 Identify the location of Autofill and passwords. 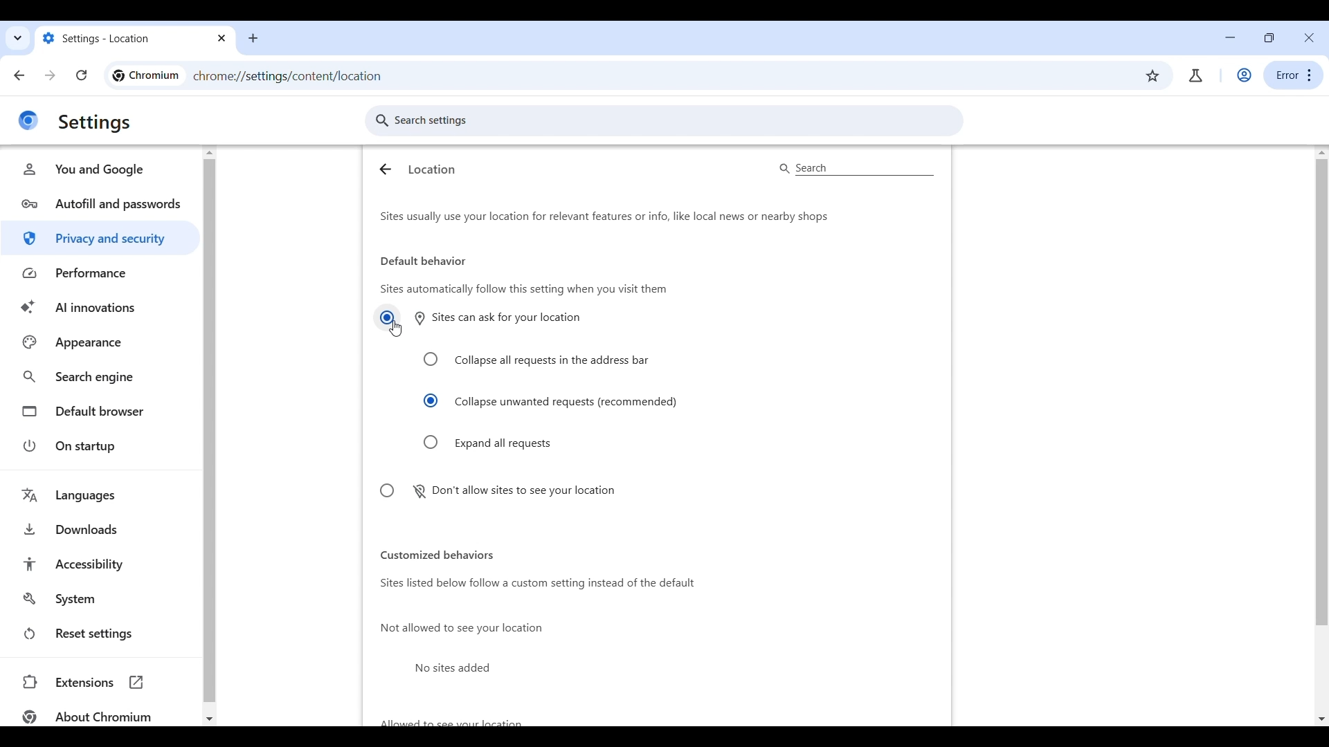
(100, 202).